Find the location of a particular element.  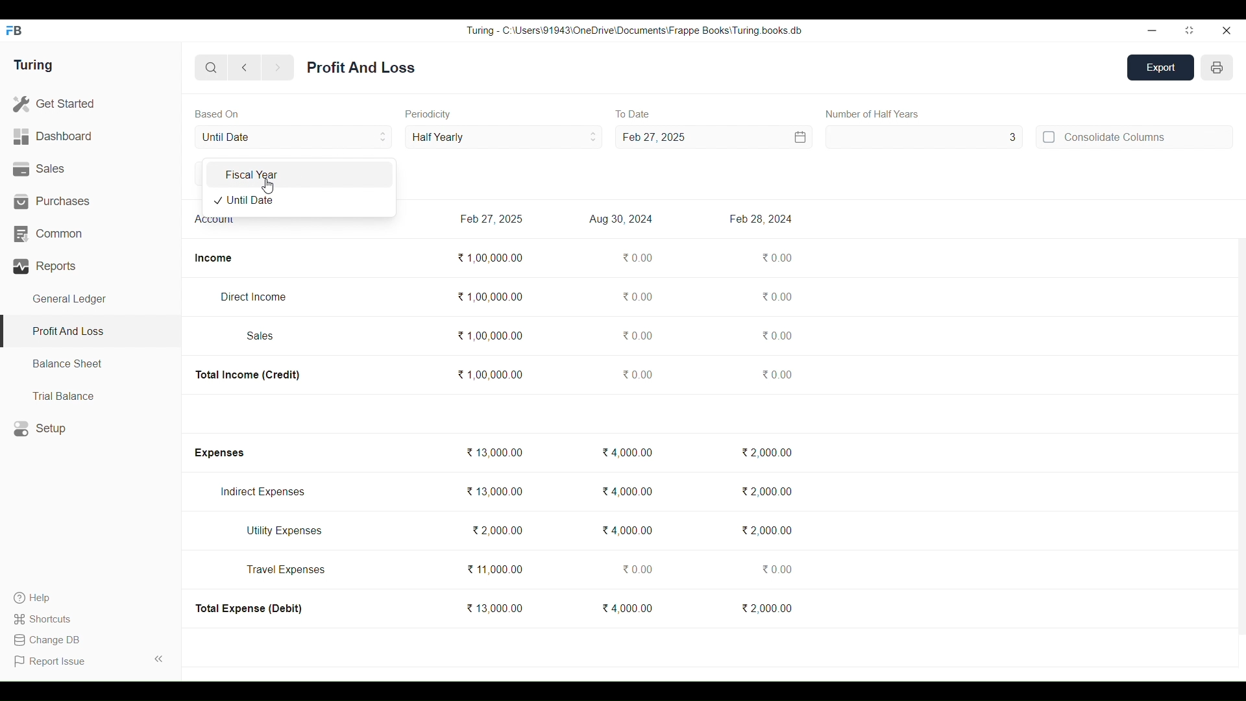

Help is located at coordinates (44, 598).